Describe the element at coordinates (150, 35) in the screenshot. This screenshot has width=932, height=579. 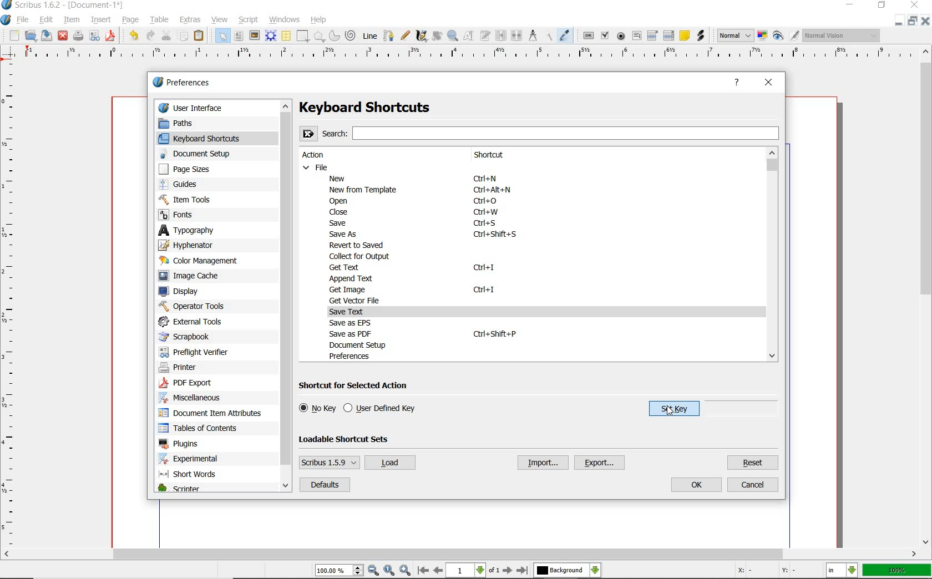
I see `redo` at that location.